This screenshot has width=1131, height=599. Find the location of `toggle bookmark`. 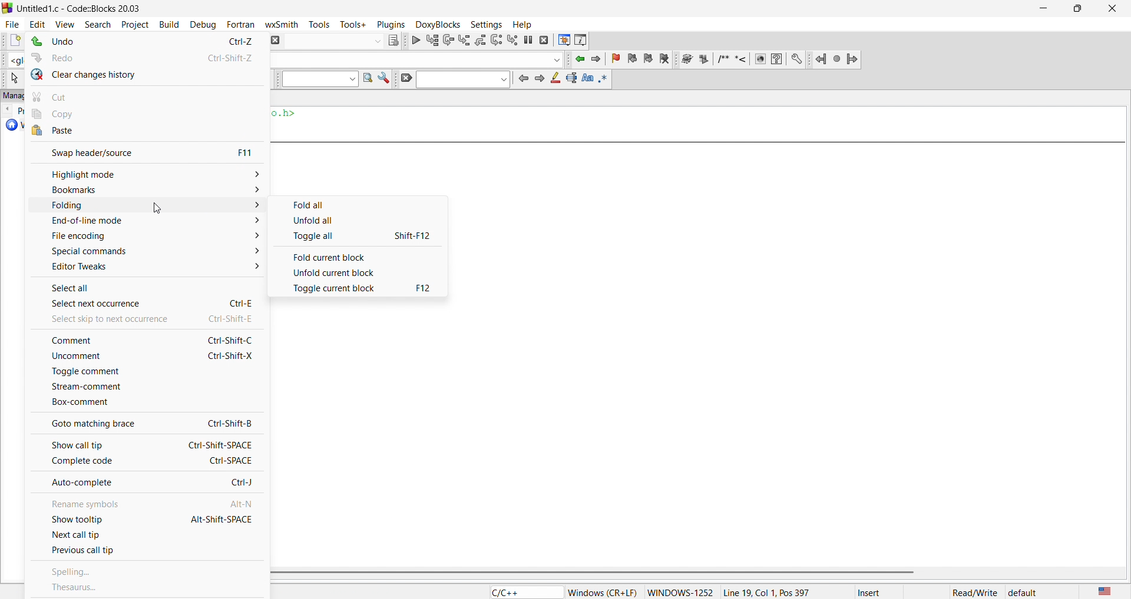

toggle bookmark is located at coordinates (618, 59).